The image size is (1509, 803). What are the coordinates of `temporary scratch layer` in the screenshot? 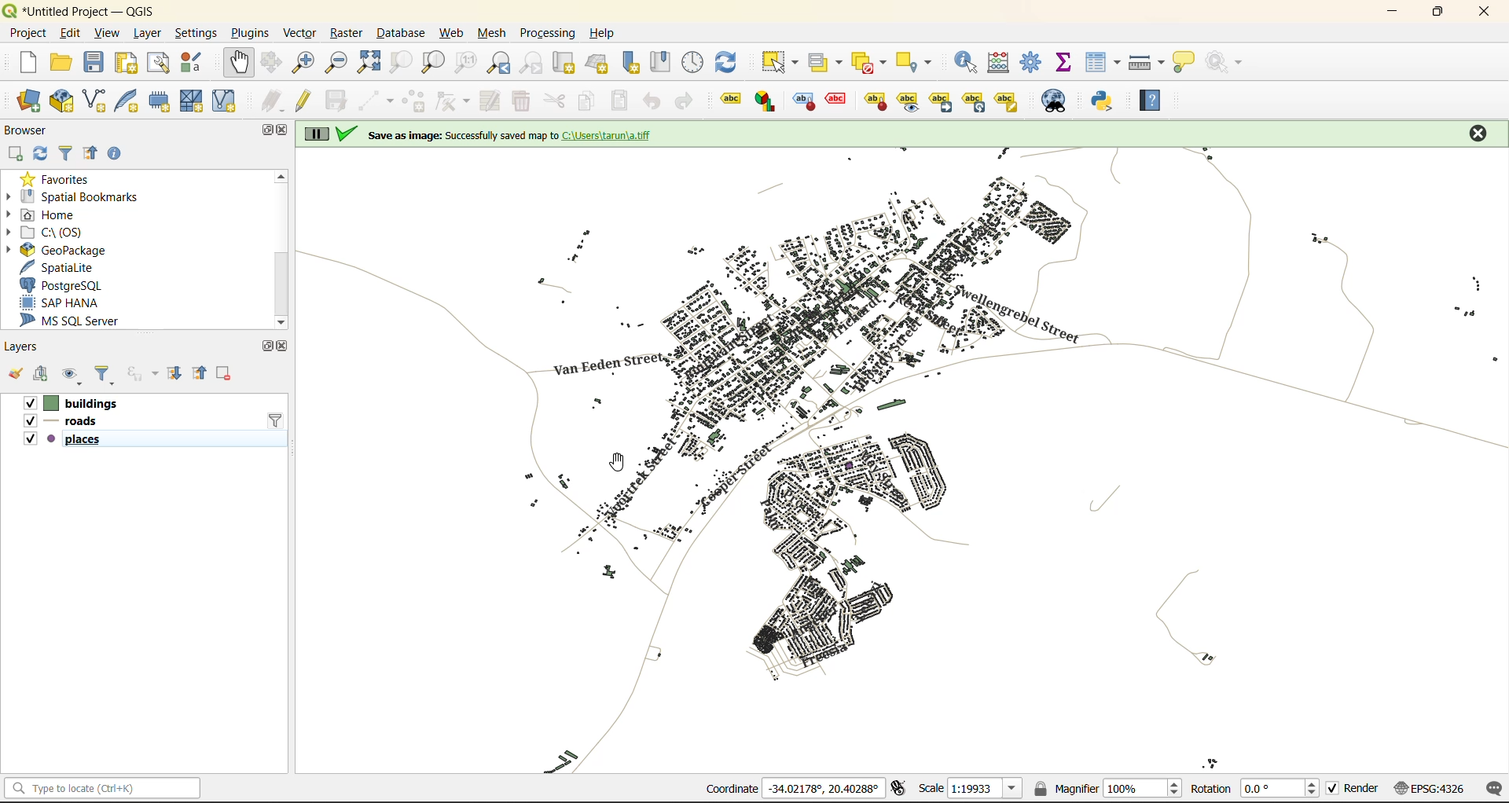 It's located at (160, 102).